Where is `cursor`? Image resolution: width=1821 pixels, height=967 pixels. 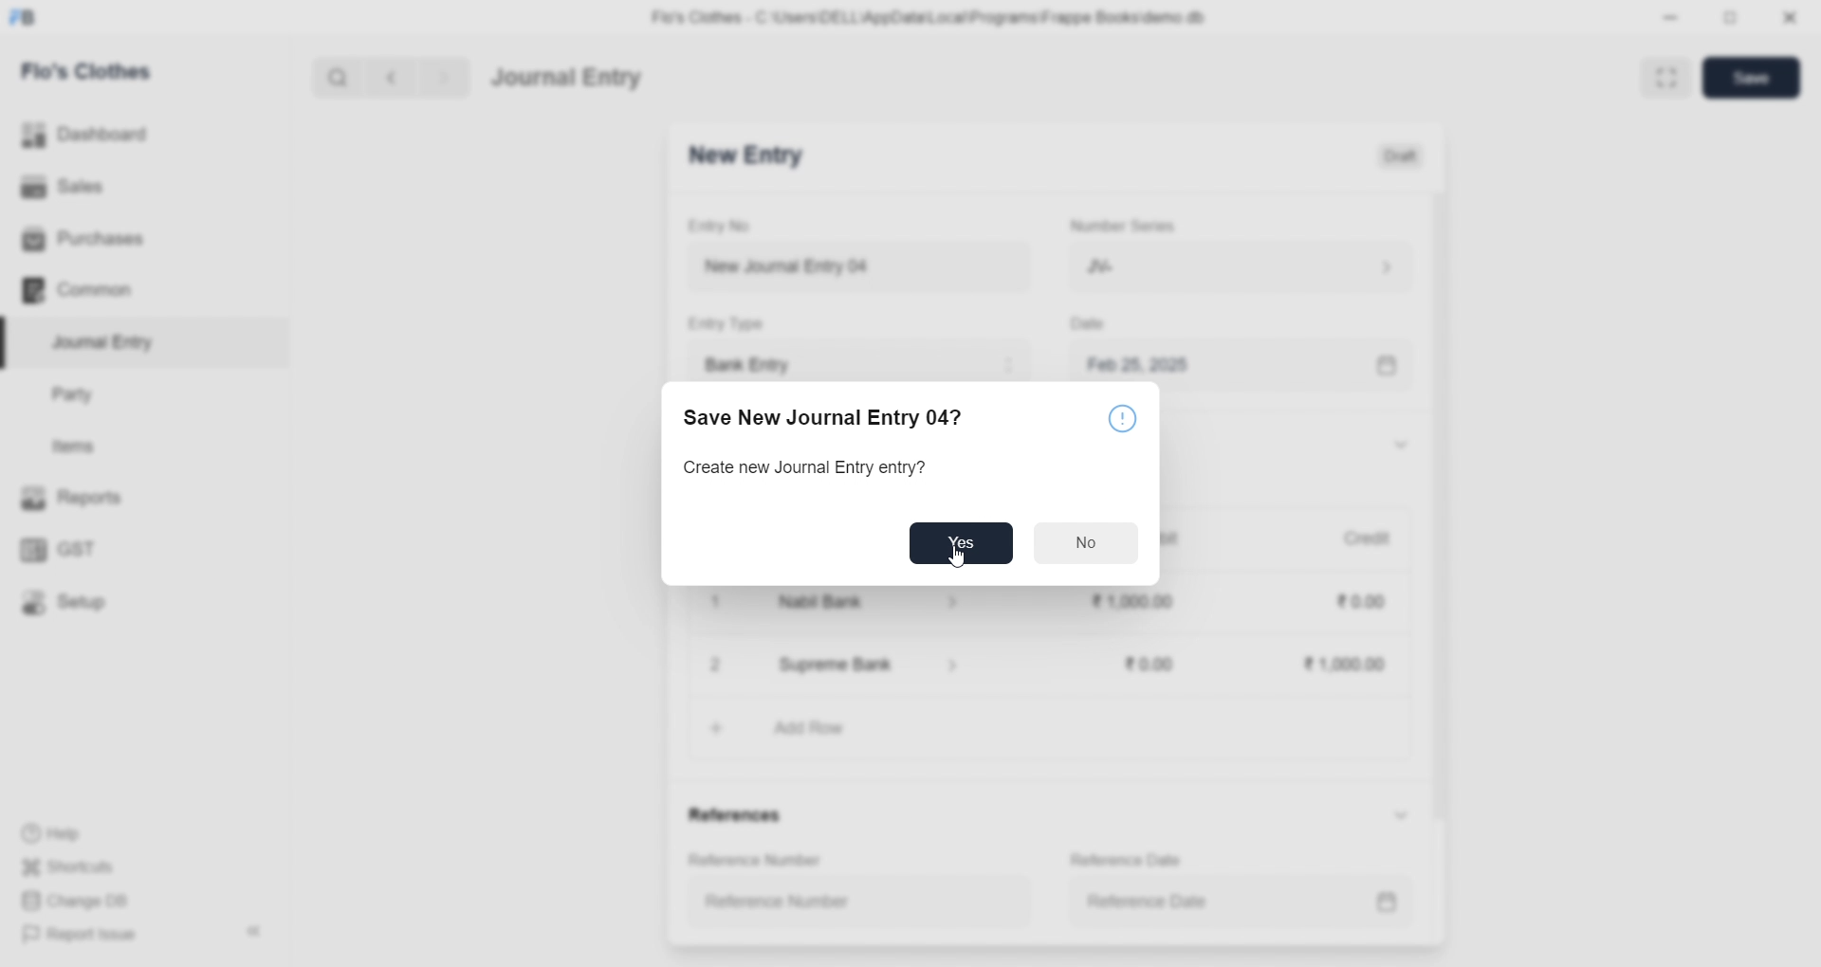 cursor is located at coordinates (958, 560).